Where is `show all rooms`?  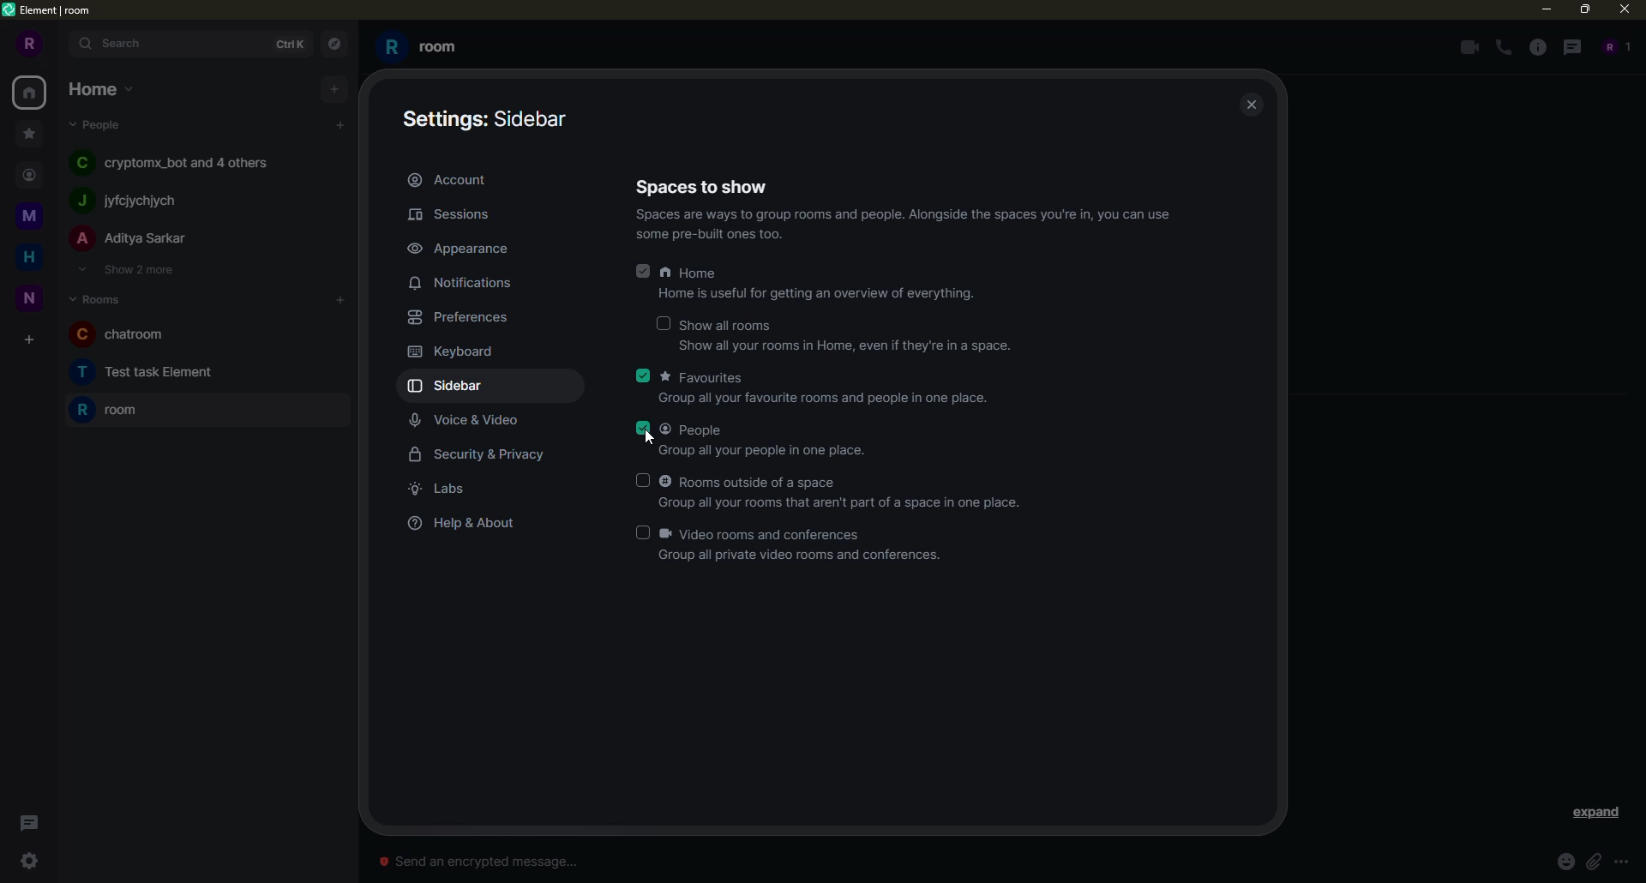
show all rooms is located at coordinates (731, 325).